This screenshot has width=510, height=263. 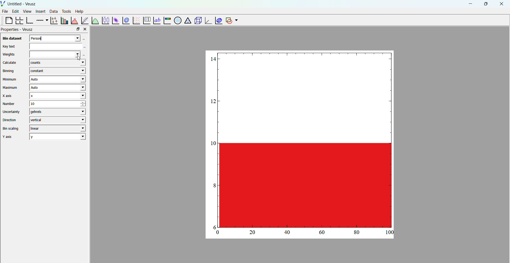 I want to click on plot 2d dataset as an image, so click(x=115, y=20).